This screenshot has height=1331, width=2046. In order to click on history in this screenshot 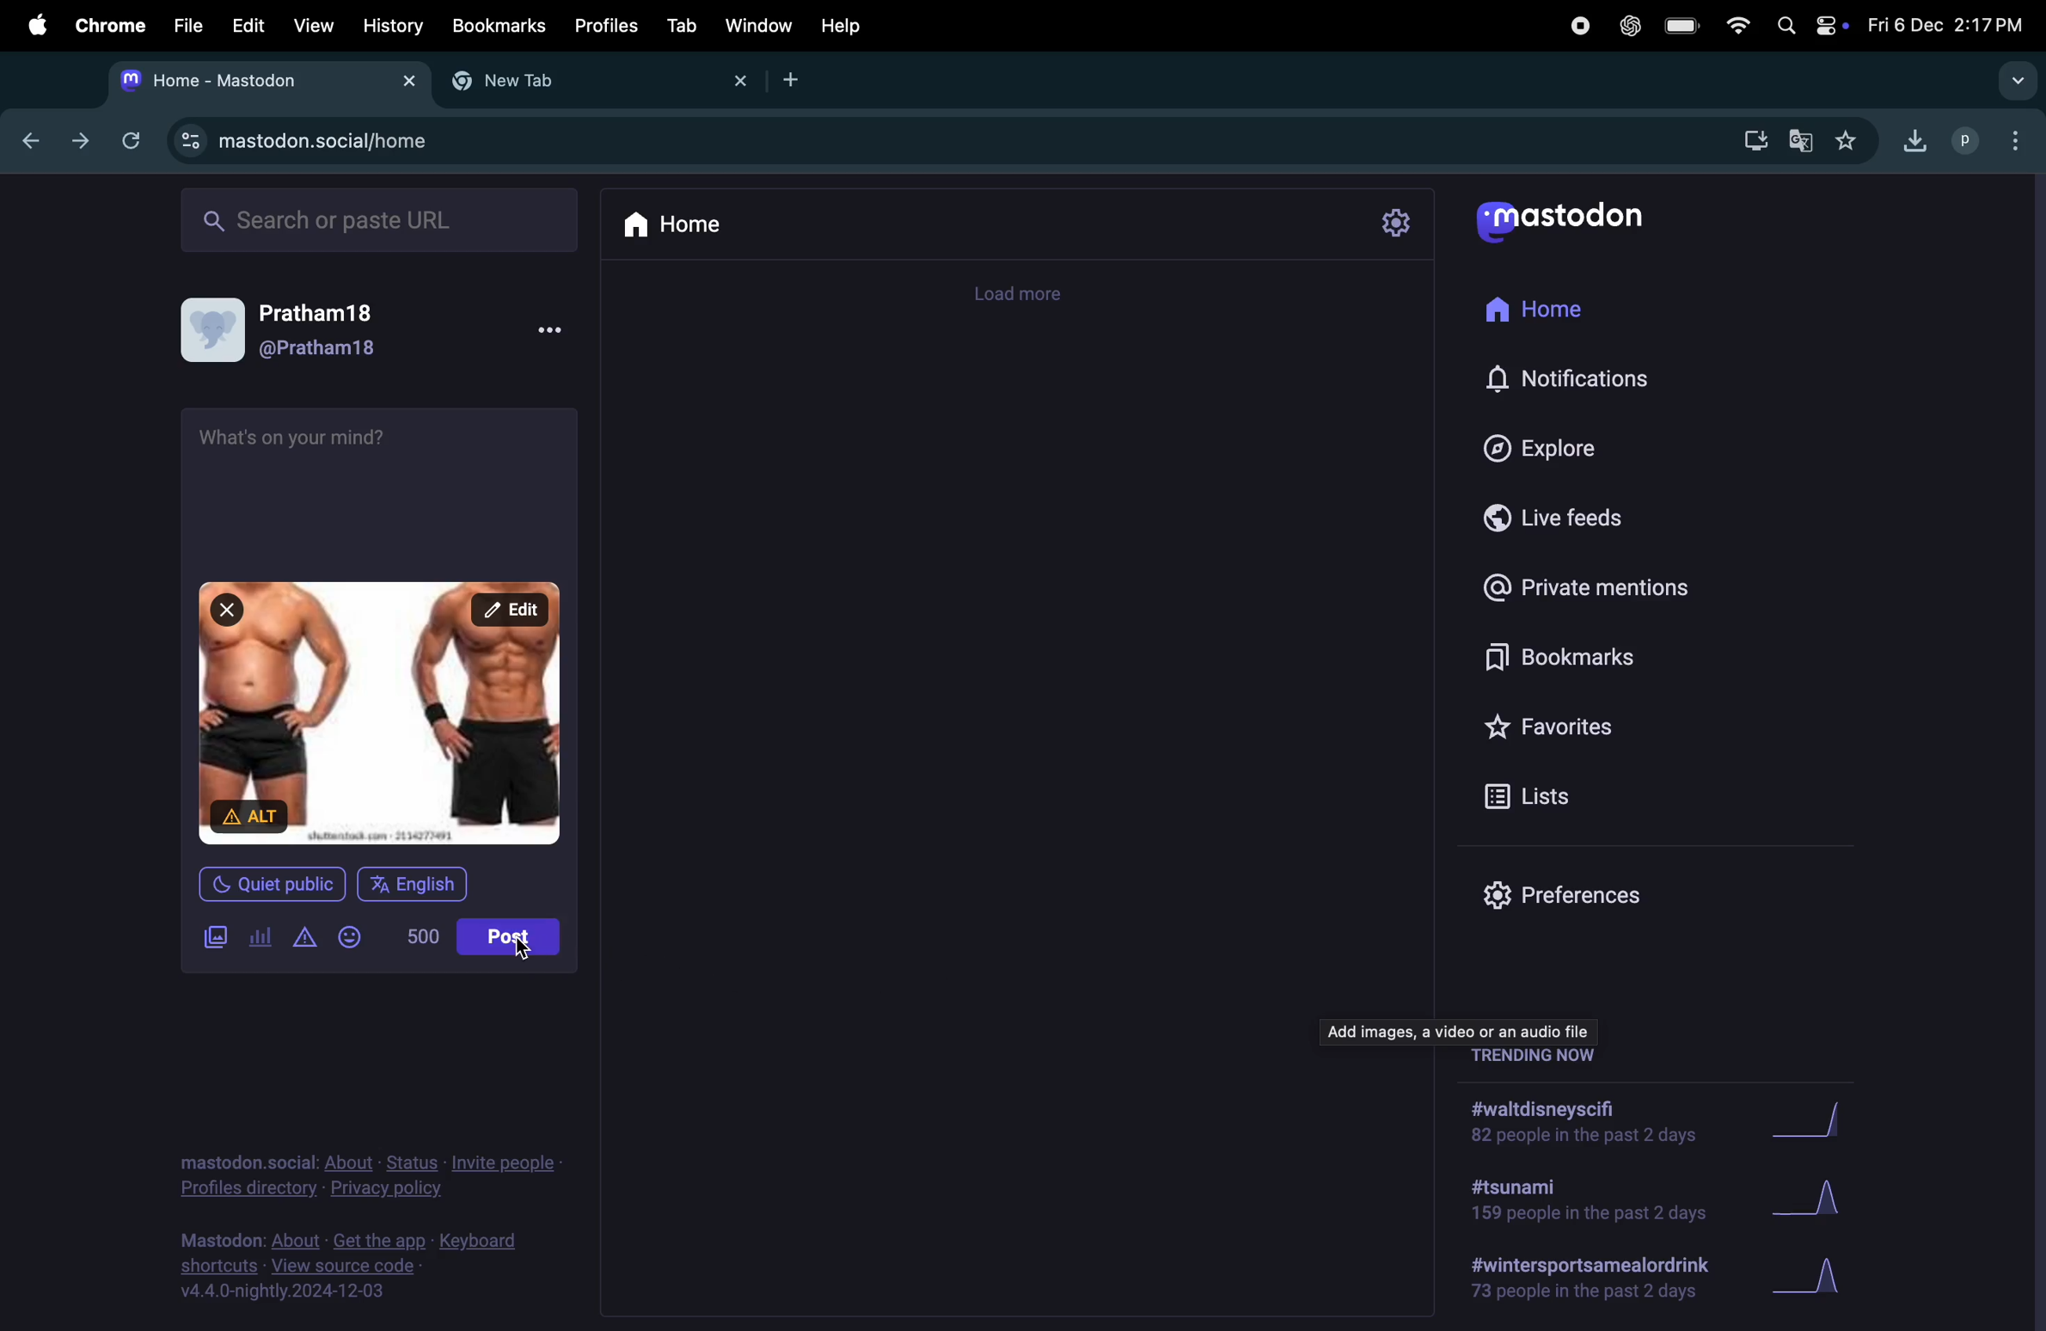, I will do `click(390, 25)`.